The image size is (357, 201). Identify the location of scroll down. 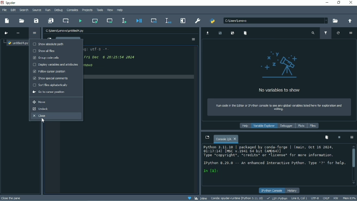
(352, 183).